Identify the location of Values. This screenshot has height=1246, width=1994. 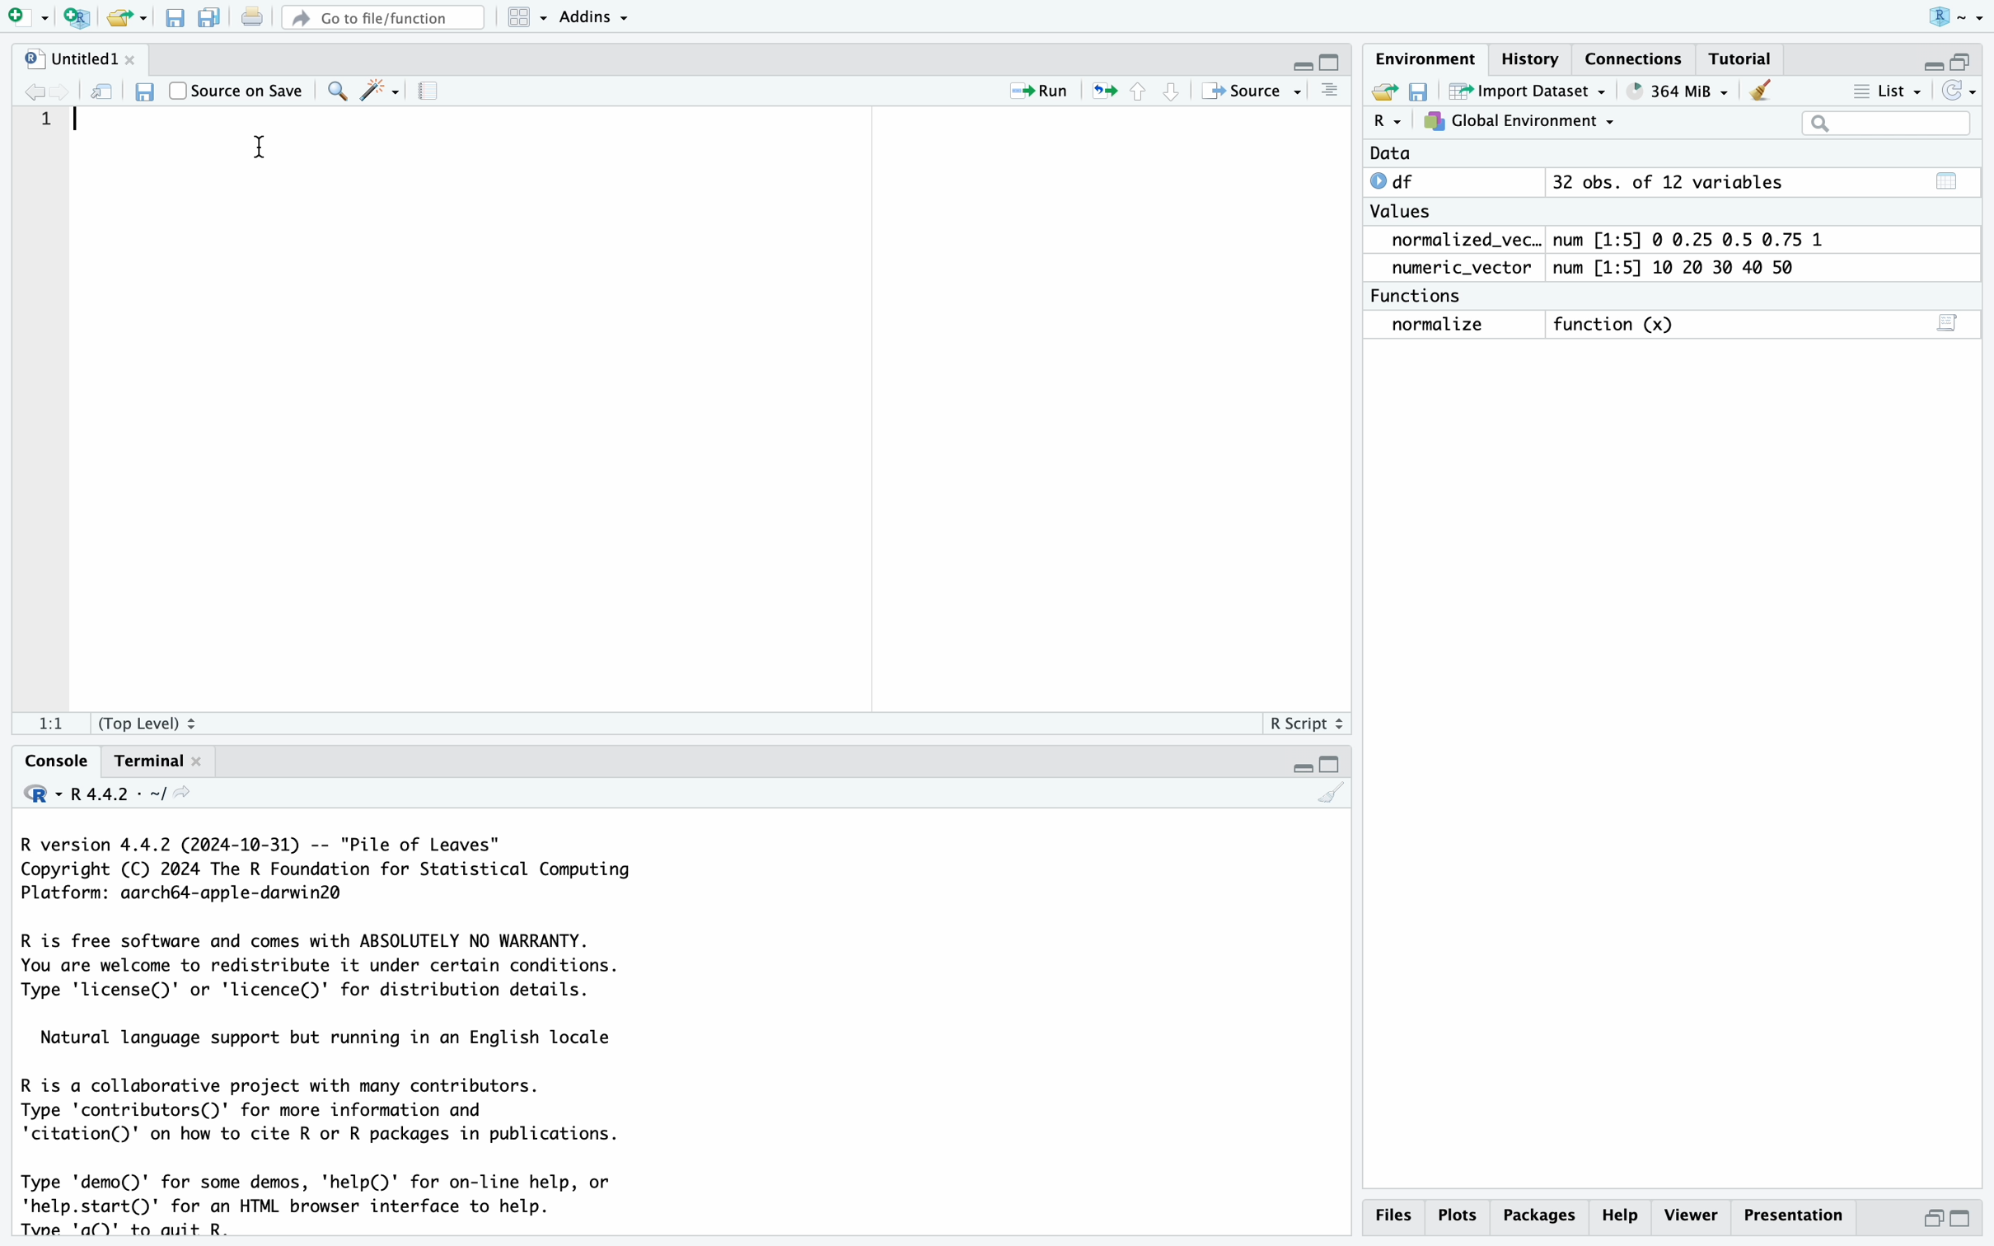
(1400, 215).